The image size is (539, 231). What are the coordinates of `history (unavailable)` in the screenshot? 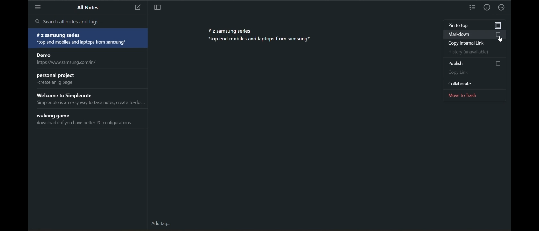 It's located at (474, 52).